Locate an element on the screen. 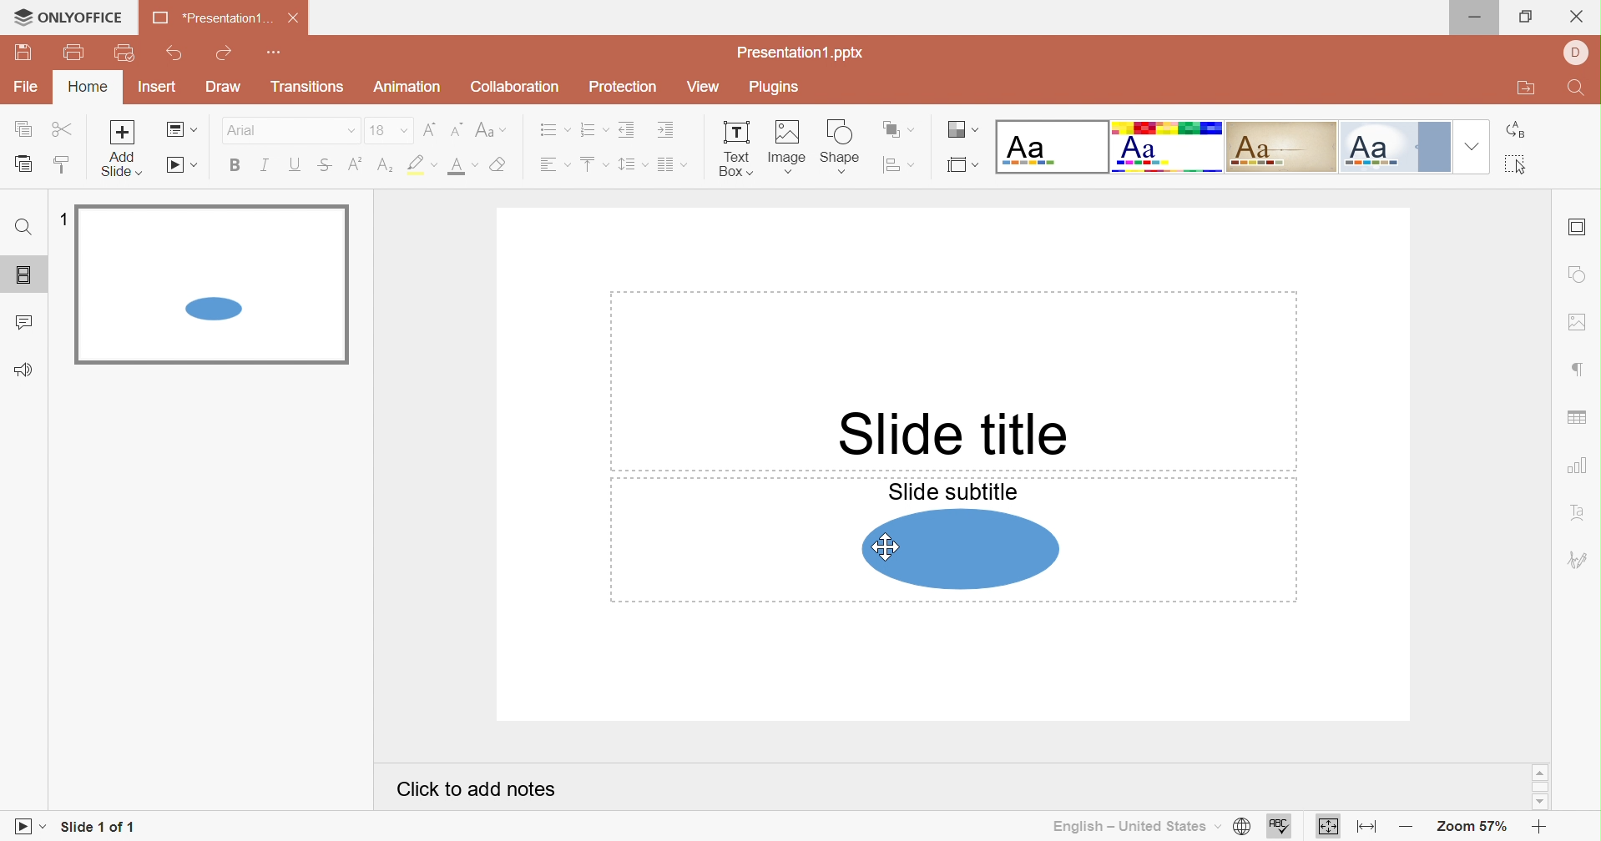 Image resolution: width=1601 pixels, height=841 pixels. Plugins is located at coordinates (778, 87).